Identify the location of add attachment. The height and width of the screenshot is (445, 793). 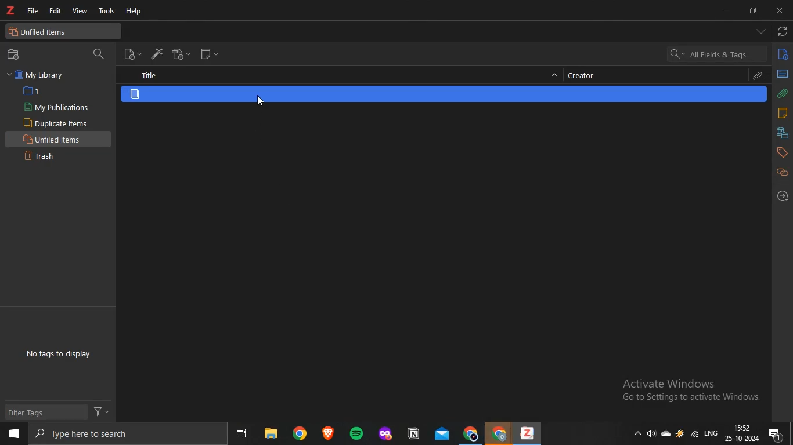
(182, 54).